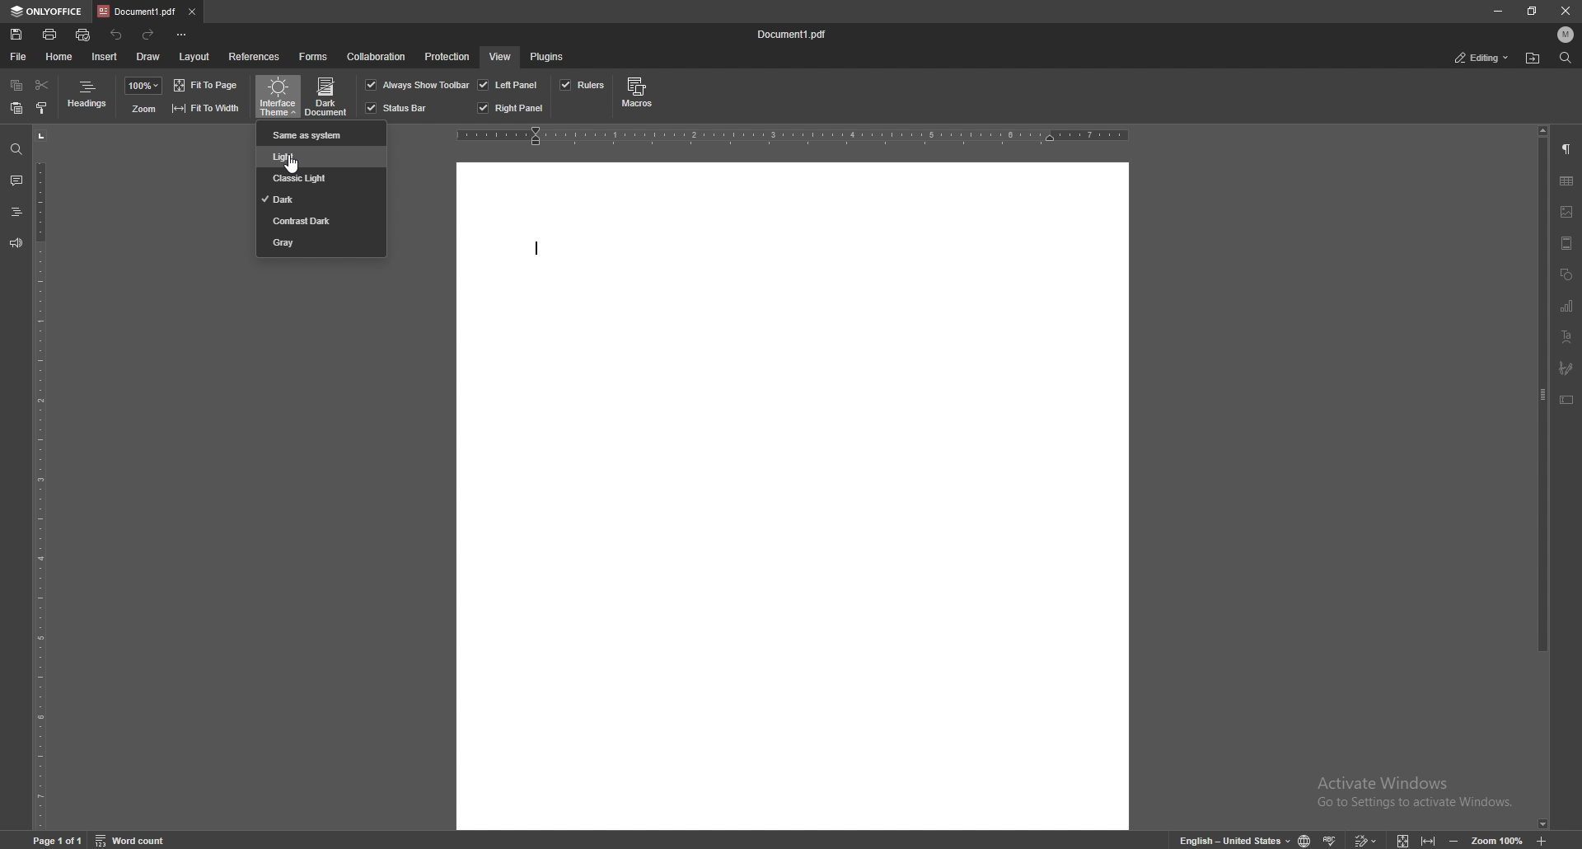 This screenshot has width=1582, height=849. I want to click on file name, so click(792, 33).